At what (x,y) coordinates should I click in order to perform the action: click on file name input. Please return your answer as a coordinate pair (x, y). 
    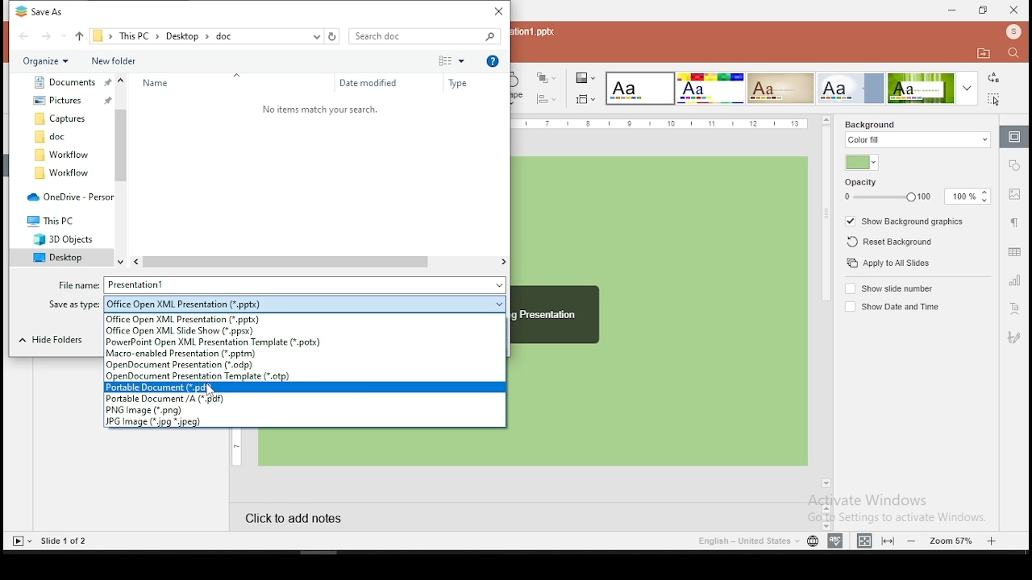
    Looking at the image, I should click on (306, 284).